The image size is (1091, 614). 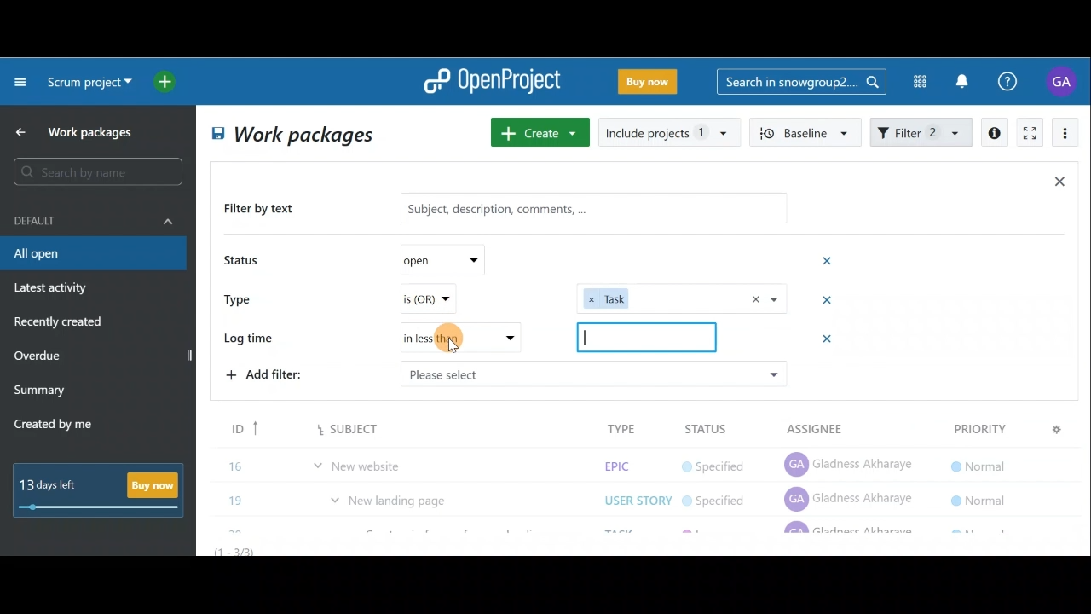 What do you see at coordinates (1017, 82) in the screenshot?
I see `Help` at bounding box center [1017, 82].